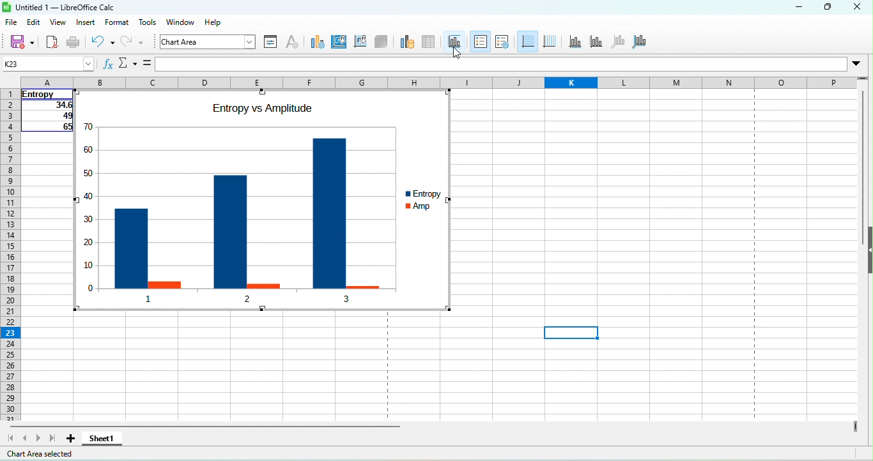 The image size is (873, 461). What do you see at coordinates (58, 23) in the screenshot?
I see `view` at bounding box center [58, 23].